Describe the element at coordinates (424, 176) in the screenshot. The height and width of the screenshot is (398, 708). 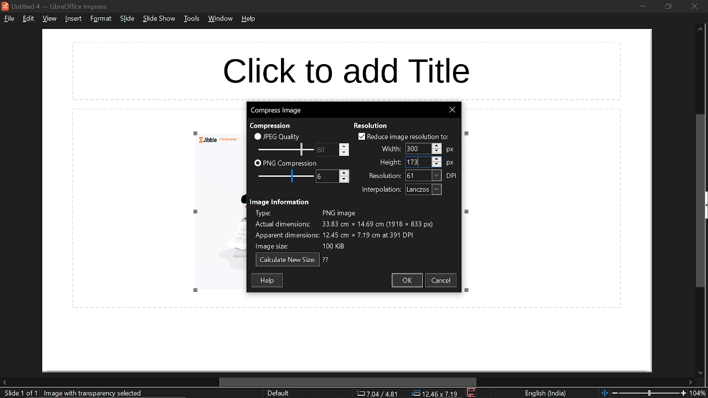
I see `resolution` at that location.